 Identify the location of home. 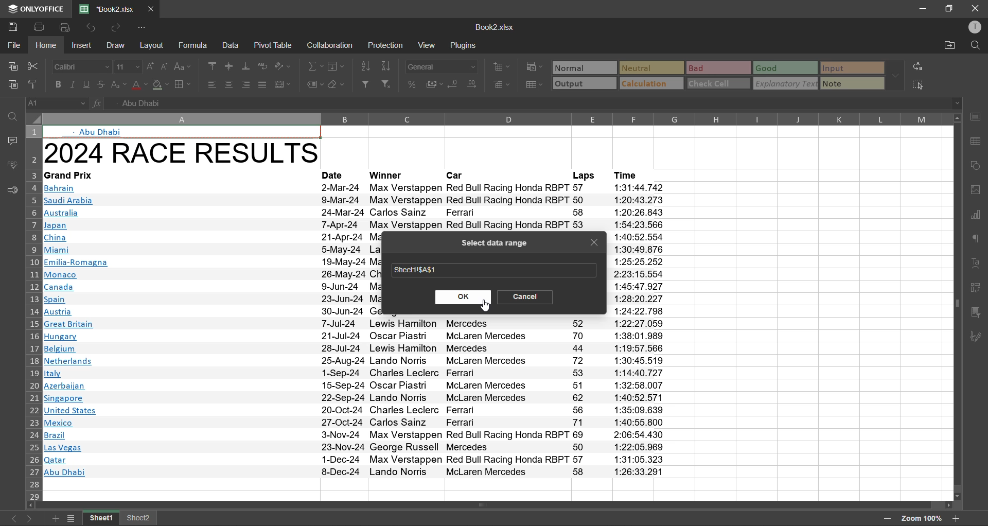
(43, 45).